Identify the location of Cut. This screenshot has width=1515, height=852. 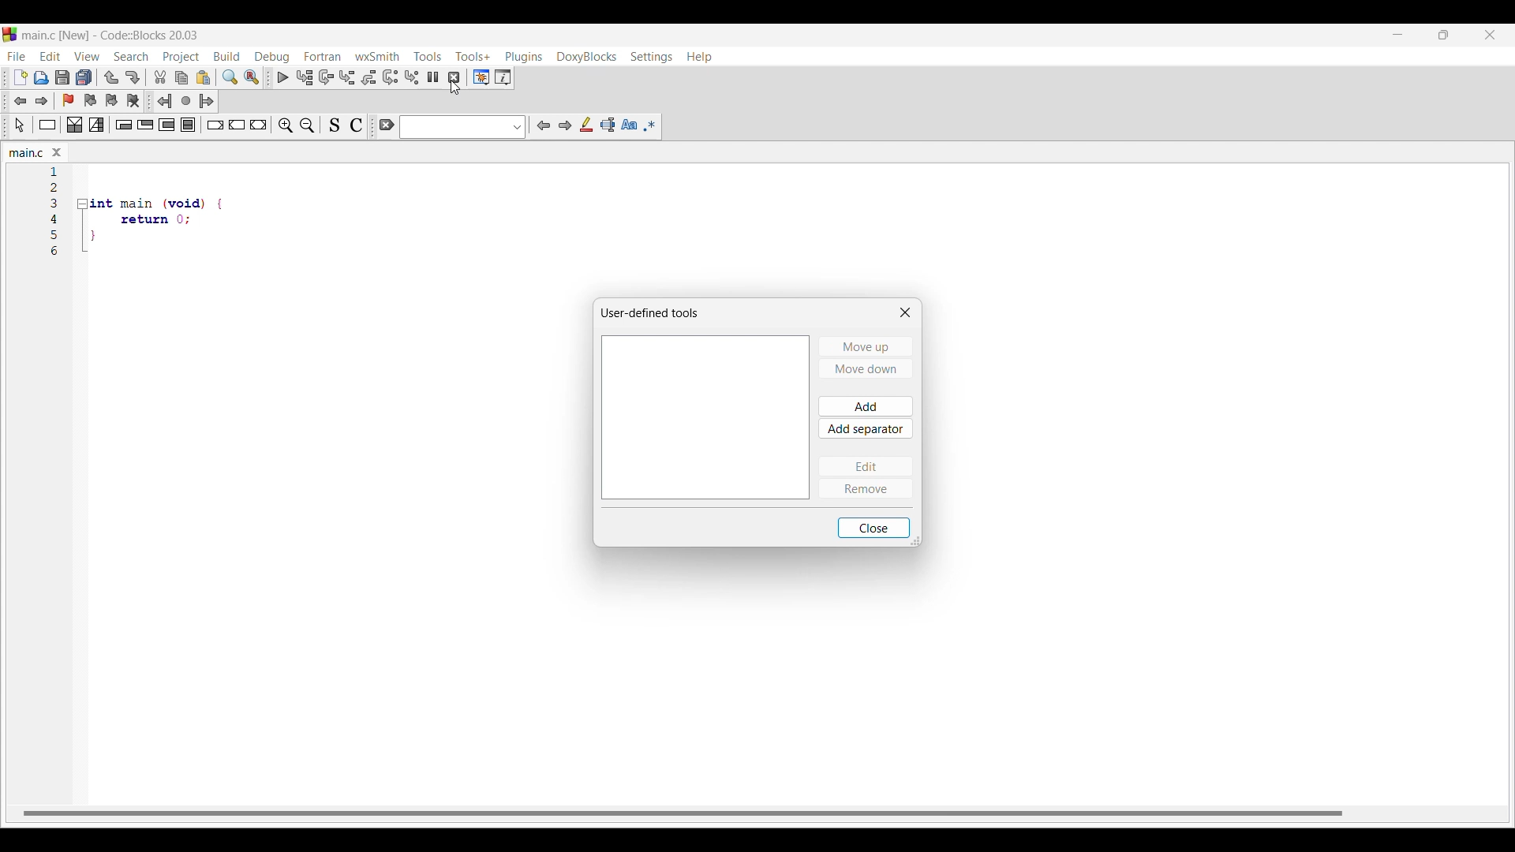
(160, 77).